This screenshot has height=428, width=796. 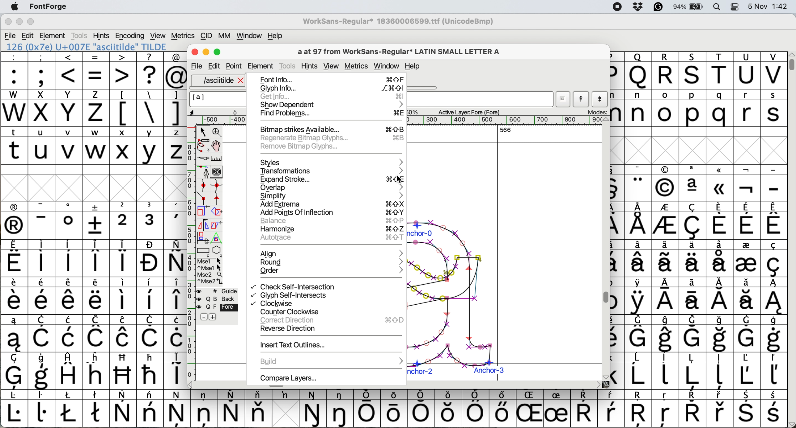 I want to click on symbol, so click(x=15, y=371).